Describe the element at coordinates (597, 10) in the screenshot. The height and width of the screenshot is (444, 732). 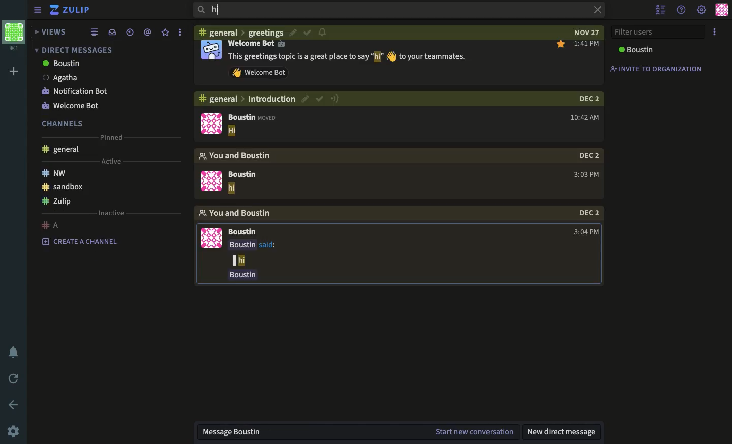
I see `close` at that location.